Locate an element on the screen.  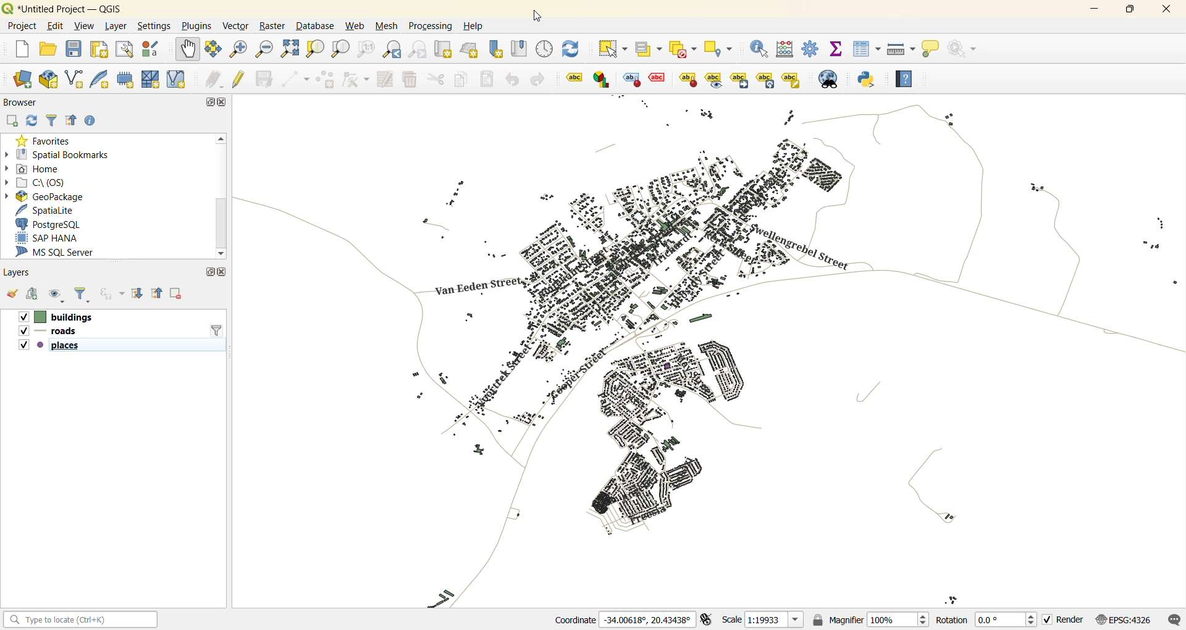
new 3d map view is located at coordinates (470, 49).